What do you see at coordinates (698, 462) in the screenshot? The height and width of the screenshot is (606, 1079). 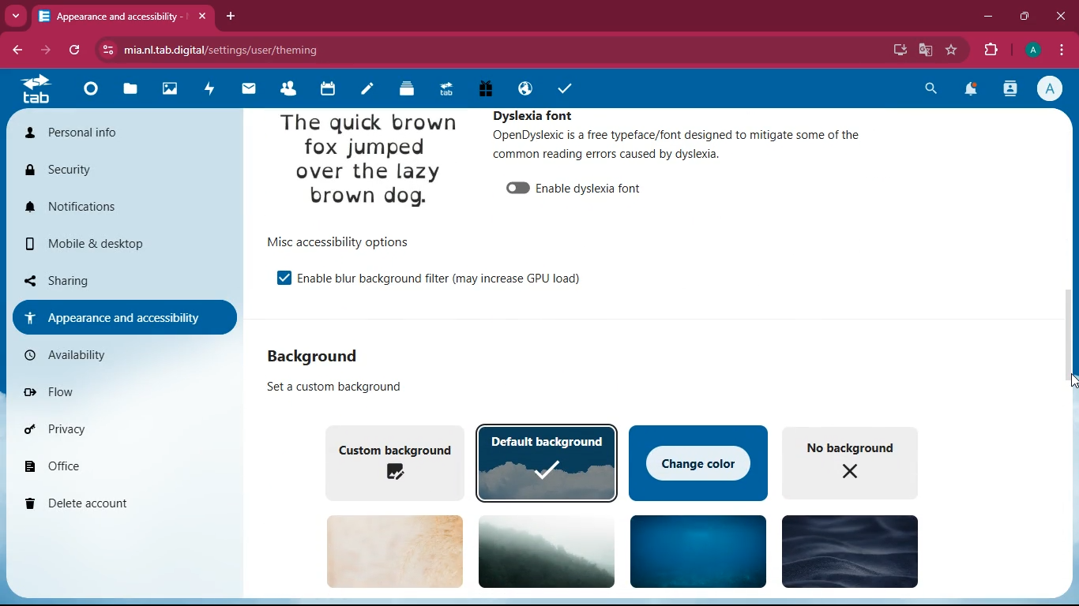 I see `change color` at bounding box center [698, 462].